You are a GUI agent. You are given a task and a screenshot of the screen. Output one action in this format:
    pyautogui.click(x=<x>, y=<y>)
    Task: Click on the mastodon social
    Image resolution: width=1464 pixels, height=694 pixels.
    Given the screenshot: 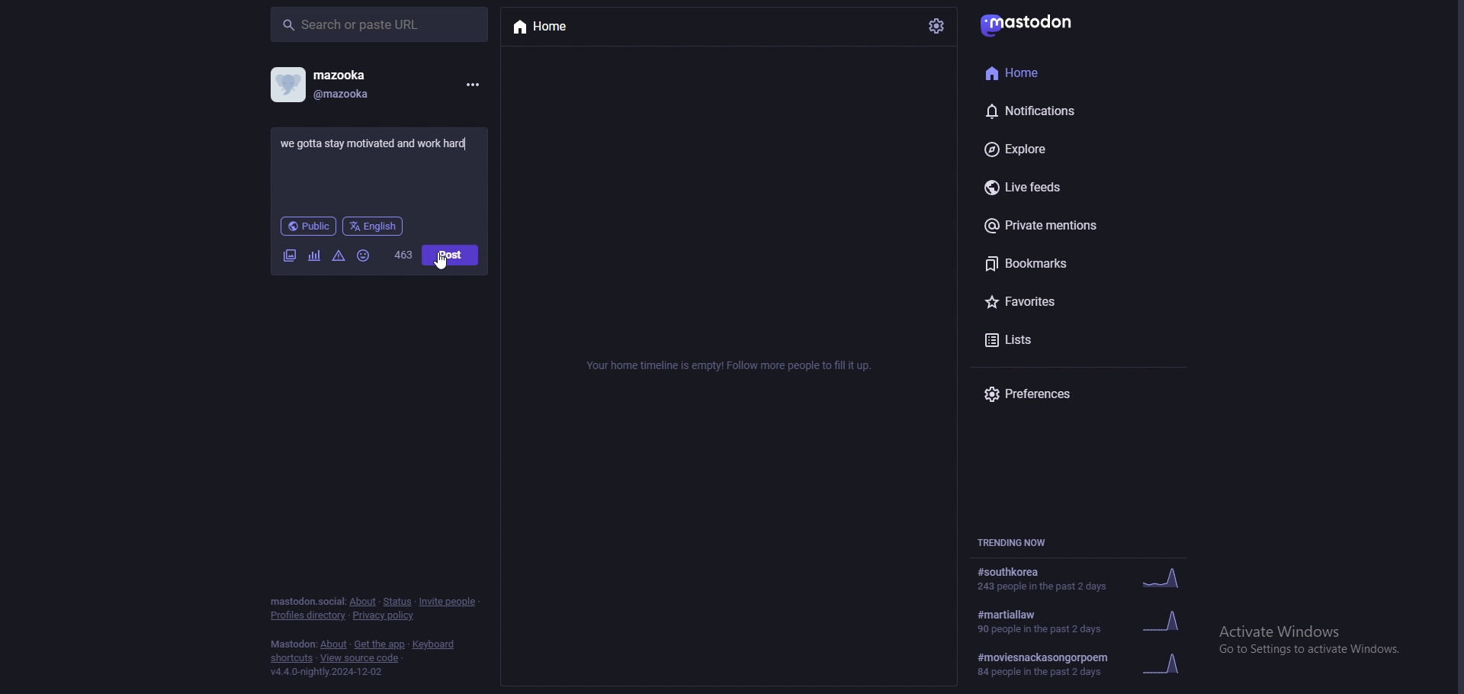 What is the action you would take?
    pyautogui.click(x=307, y=602)
    